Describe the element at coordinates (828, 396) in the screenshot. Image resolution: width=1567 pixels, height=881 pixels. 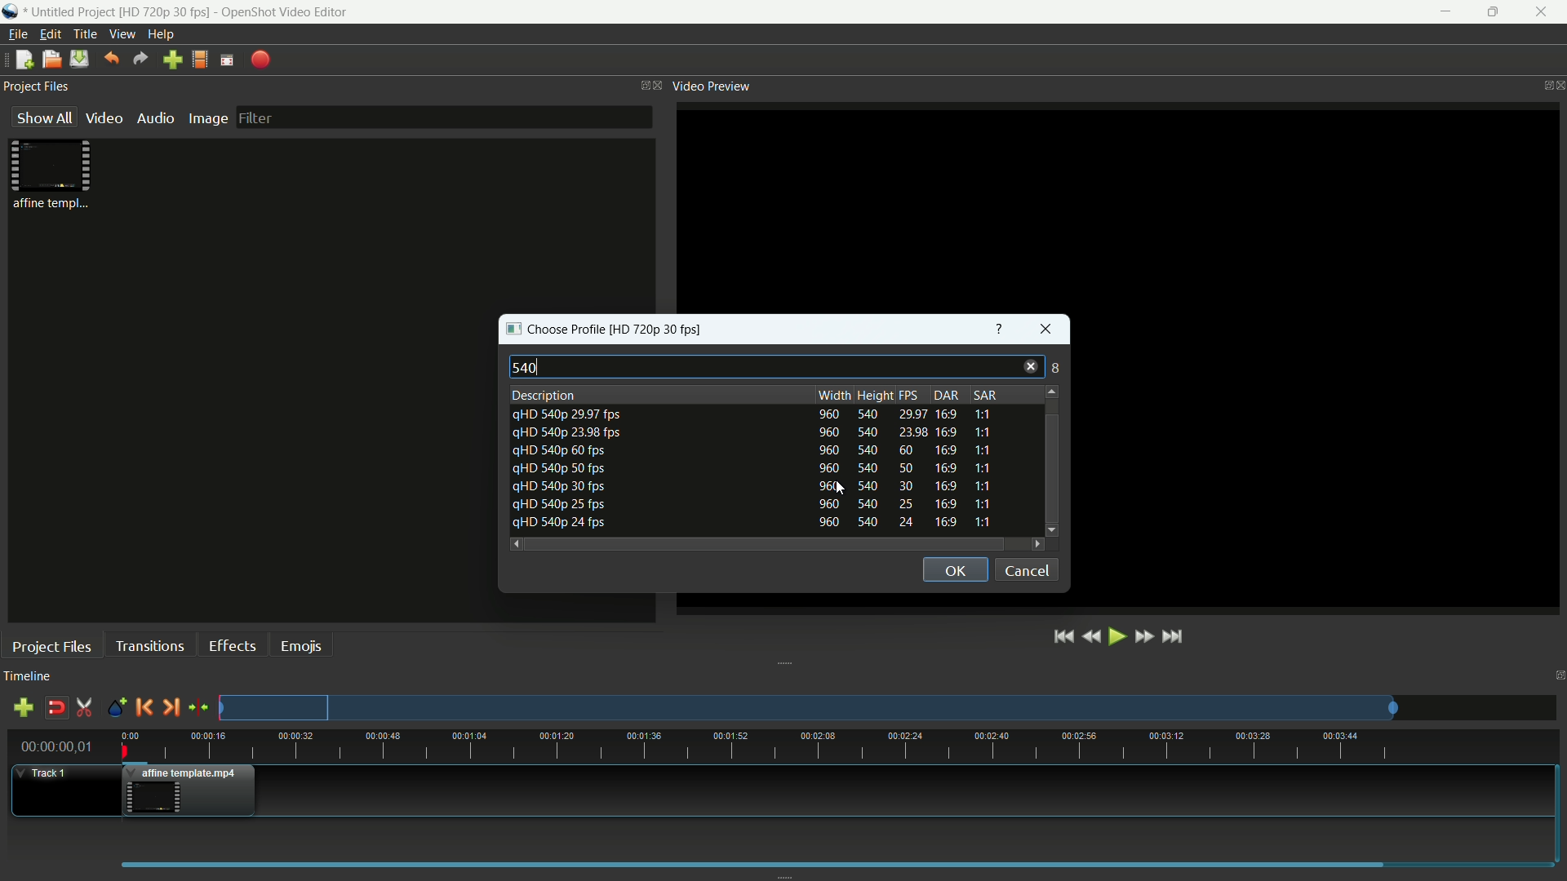
I see `width` at that location.